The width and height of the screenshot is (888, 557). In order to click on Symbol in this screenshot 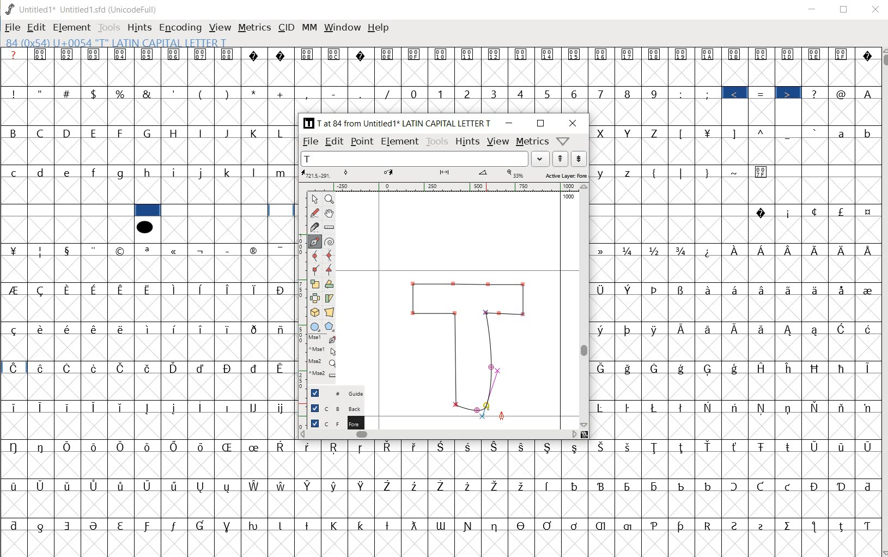, I will do `click(416, 446)`.